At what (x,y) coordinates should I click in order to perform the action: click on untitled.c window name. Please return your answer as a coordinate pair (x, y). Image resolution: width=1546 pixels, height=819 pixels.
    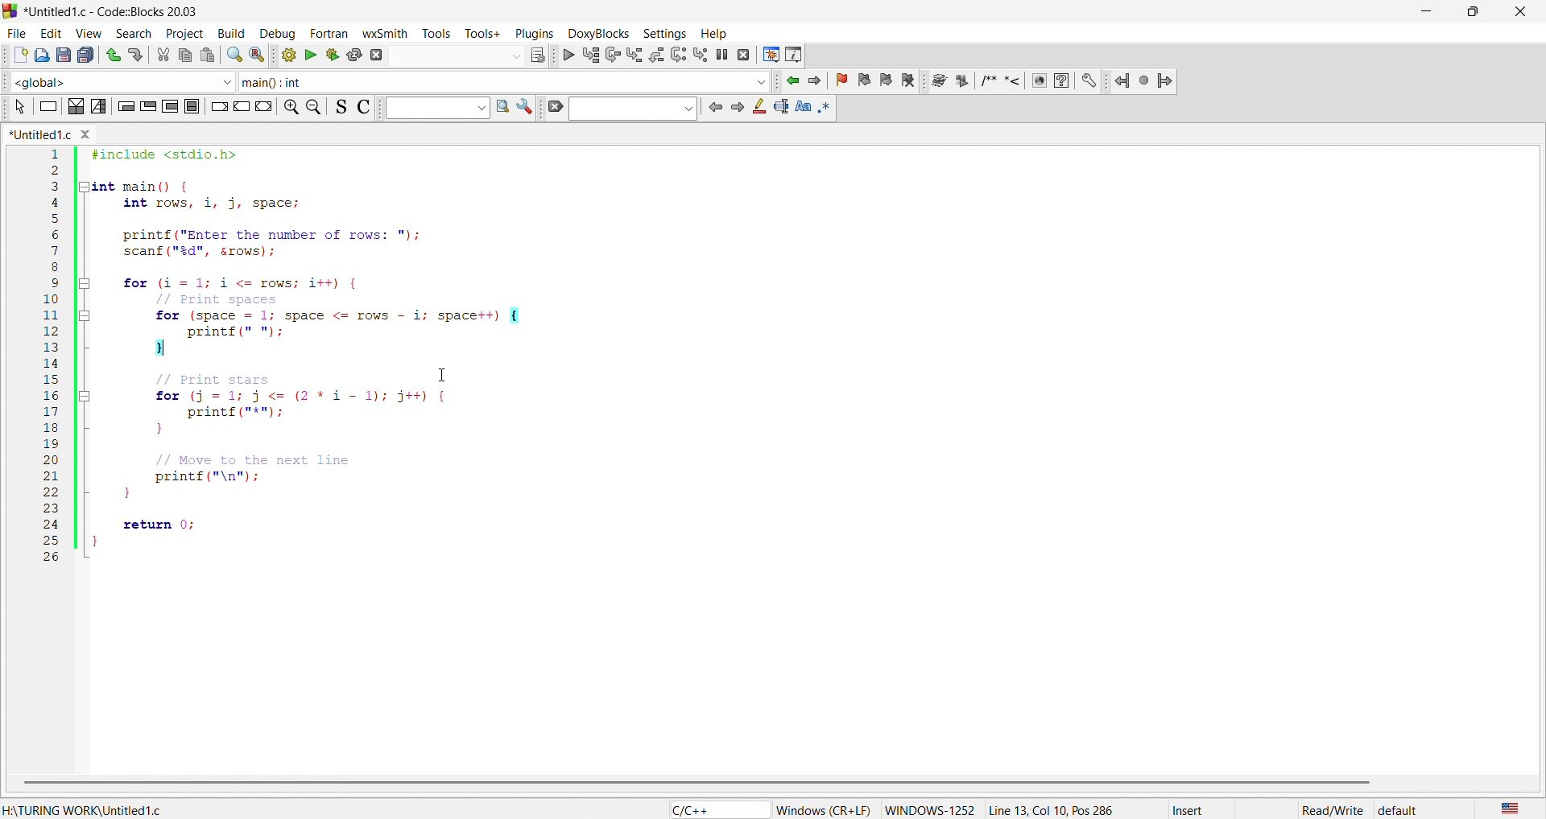
    Looking at the image, I should click on (52, 136).